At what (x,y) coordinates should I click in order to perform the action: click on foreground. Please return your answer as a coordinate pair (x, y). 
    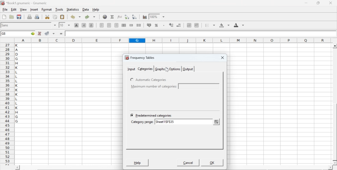
    Looking at the image, I should click on (239, 25).